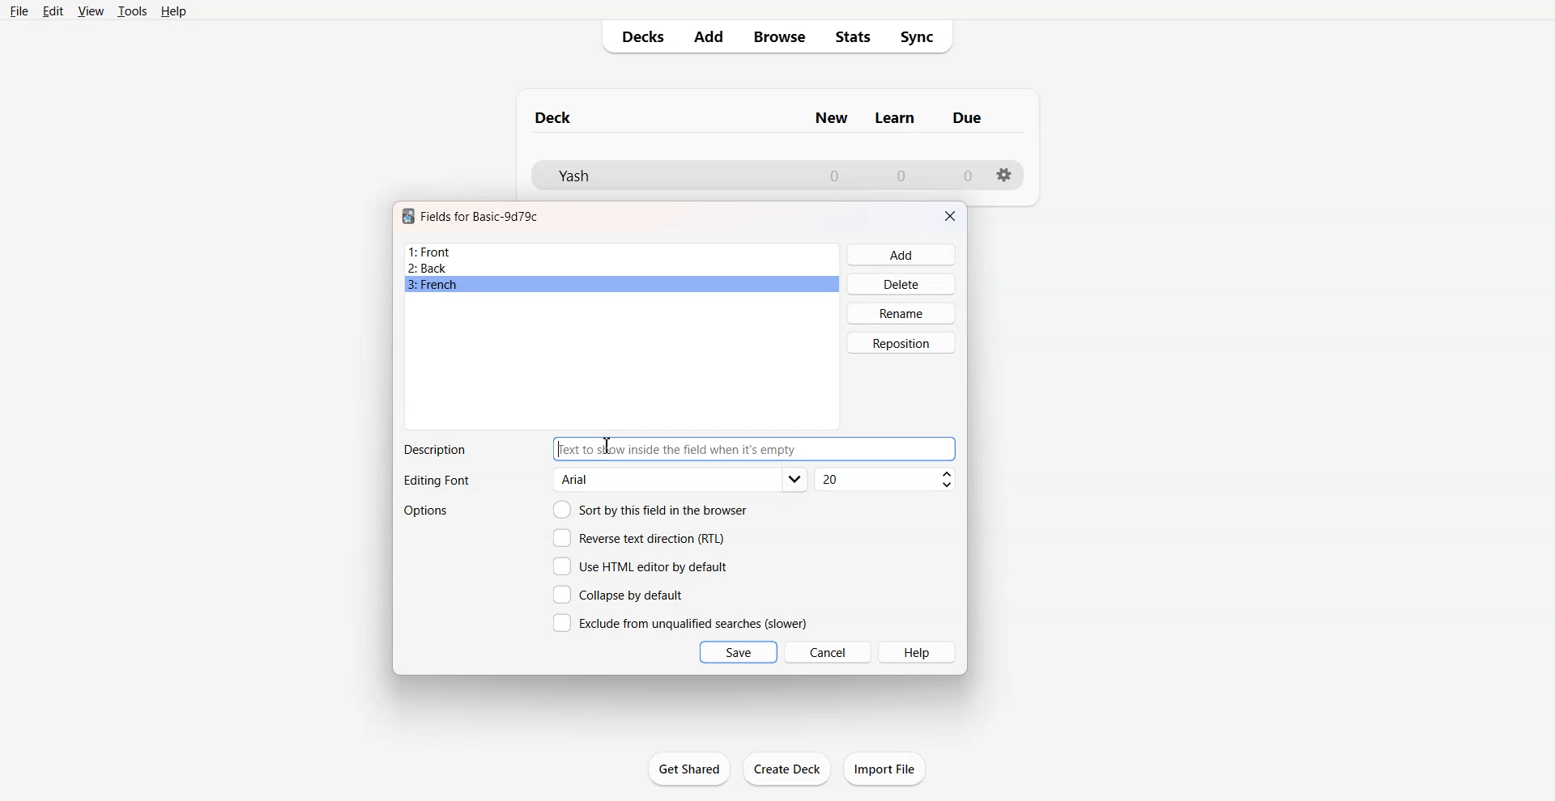 Image resolution: width=1555 pixels, height=801 pixels. What do you see at coordinates (637, 36) in the screenshot?
I see `Decks` at bounding box center [637, 36].